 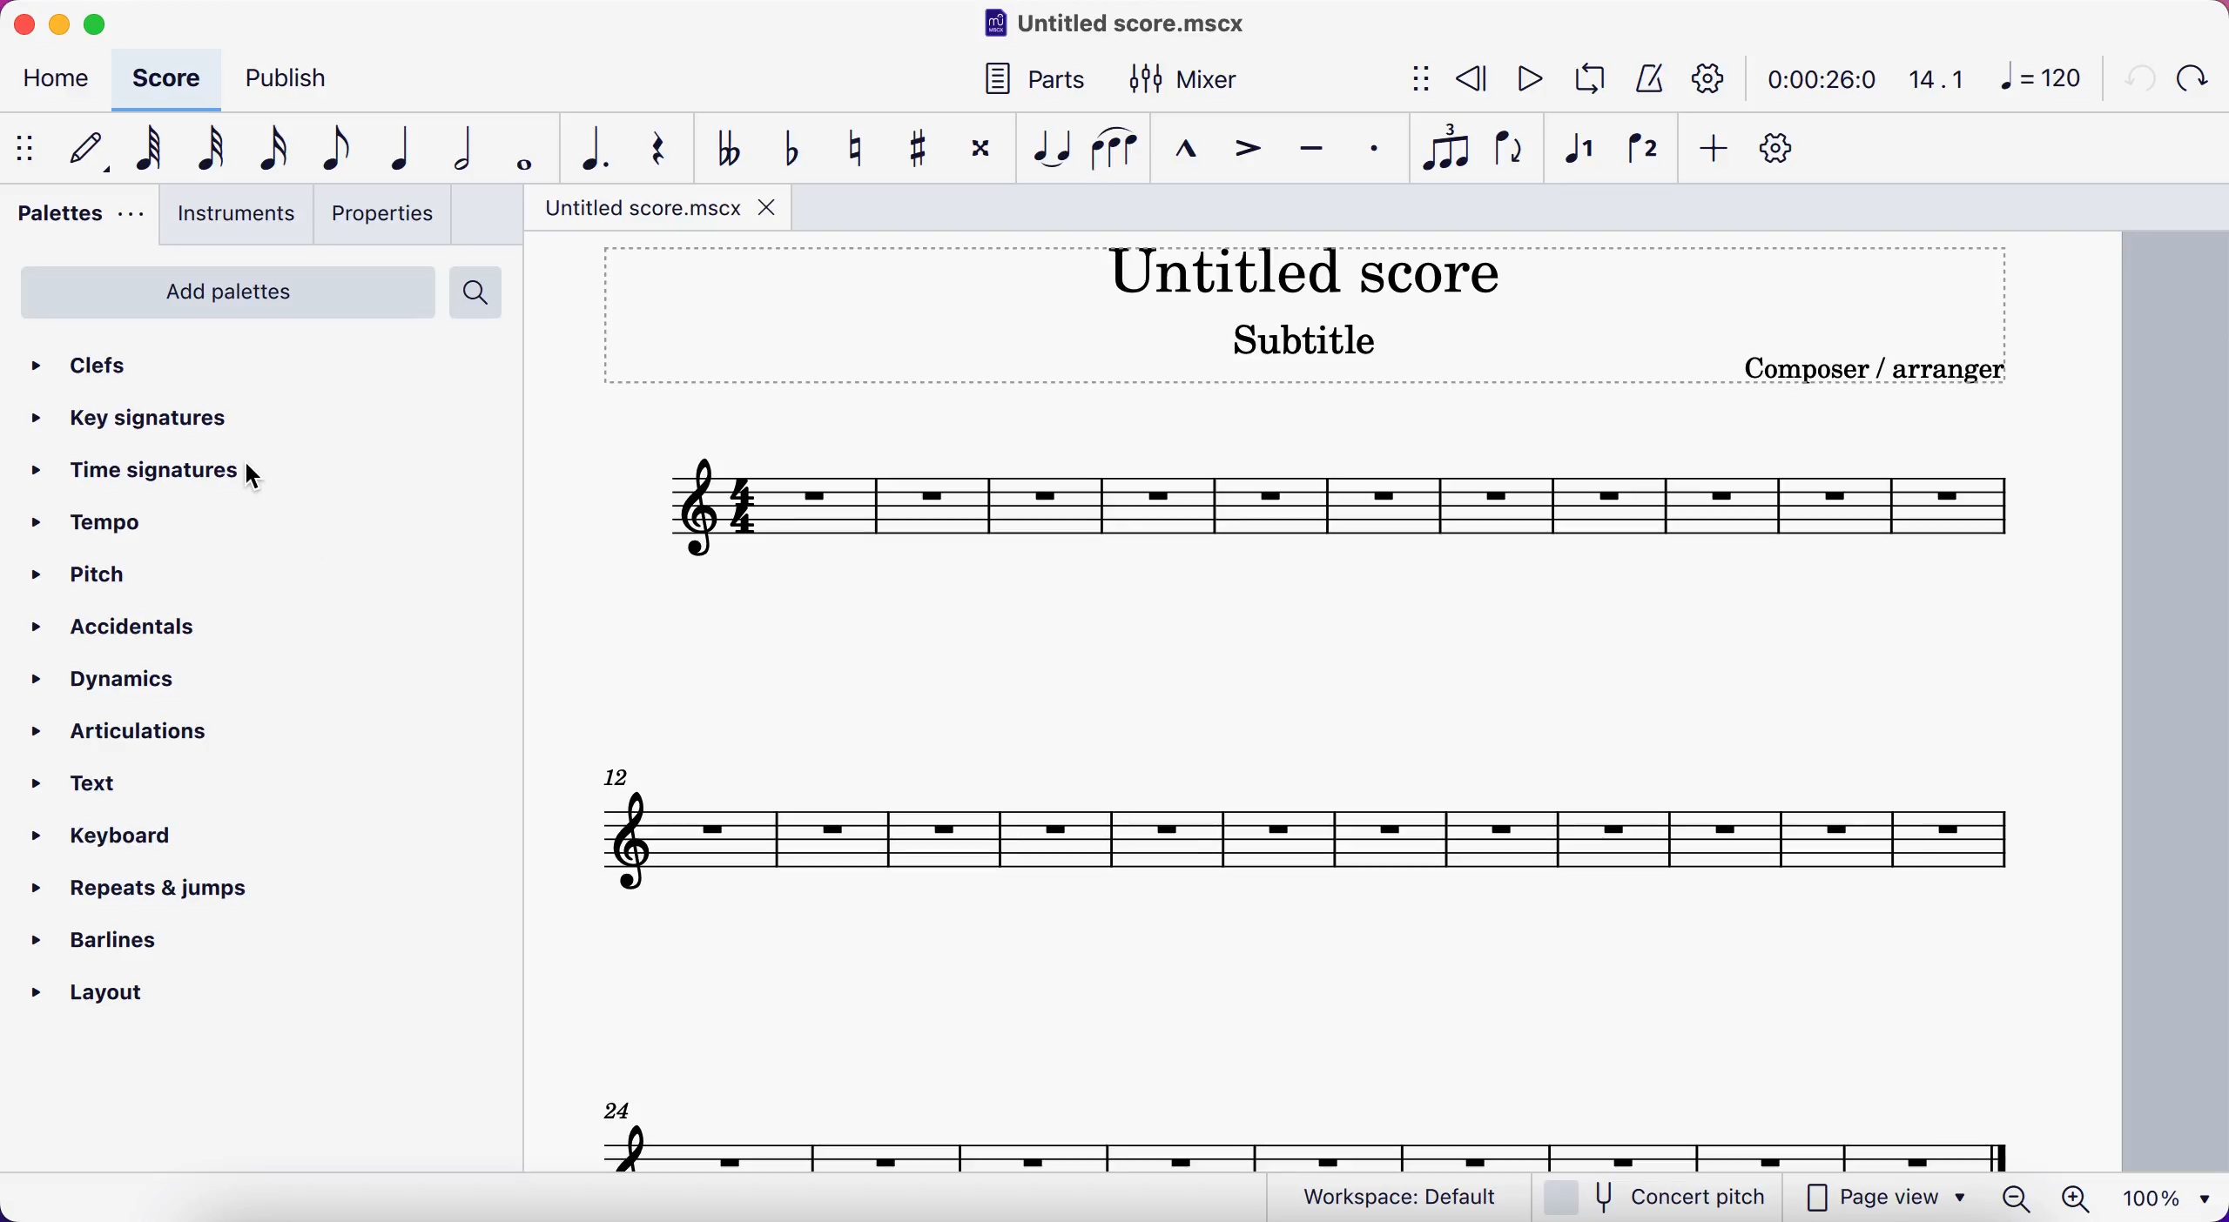 I want to click on tuples, so click(x=1440, y=149).